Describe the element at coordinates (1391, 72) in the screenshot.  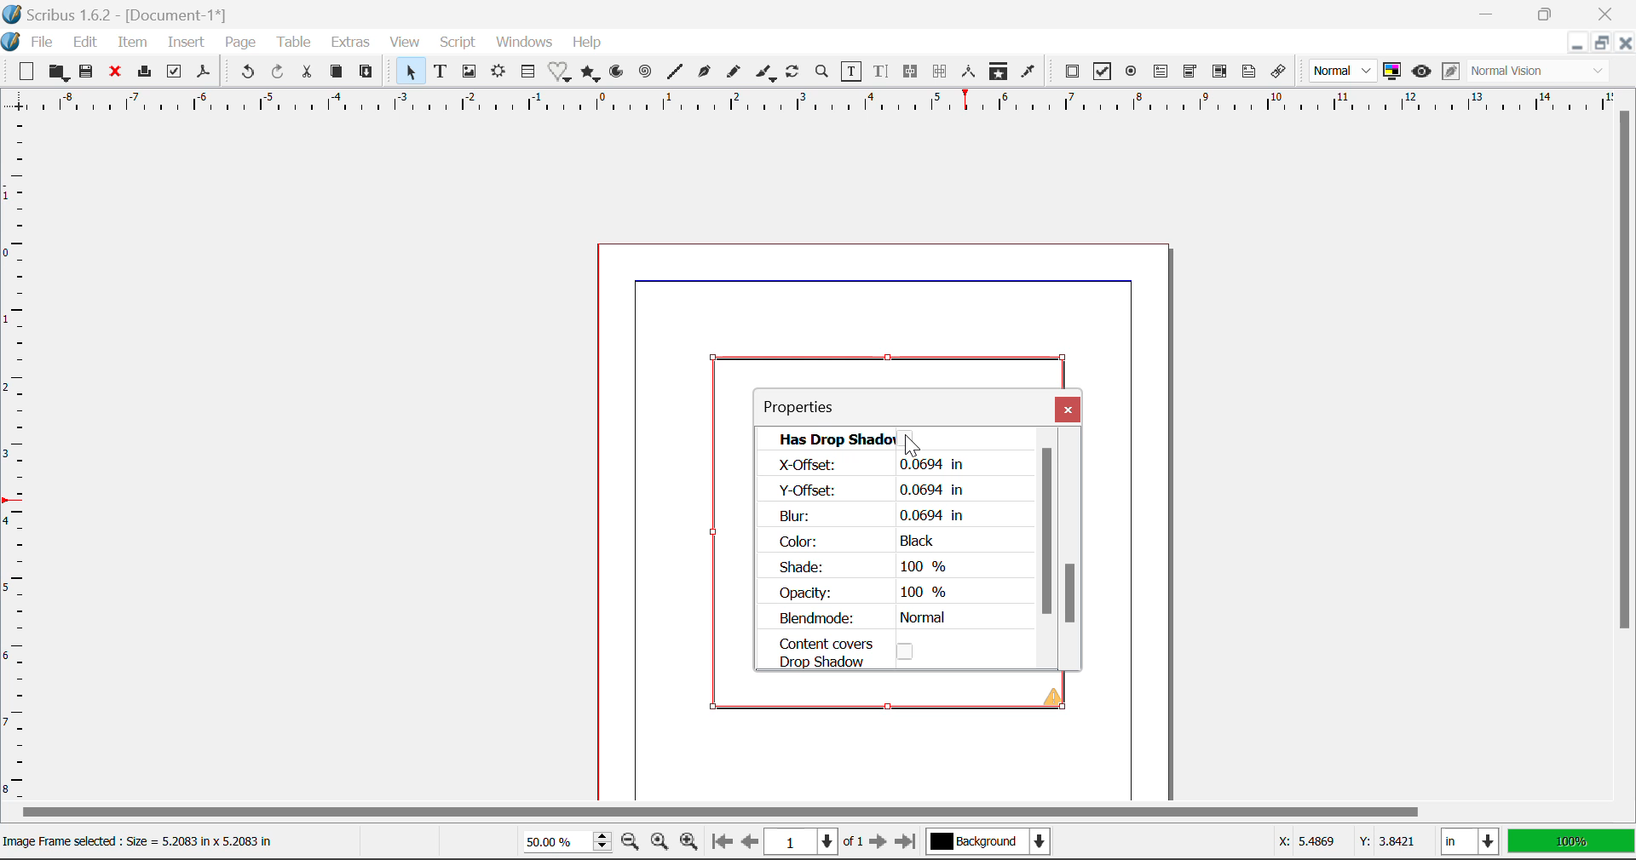
I see `Toggle Color Management` at that location.